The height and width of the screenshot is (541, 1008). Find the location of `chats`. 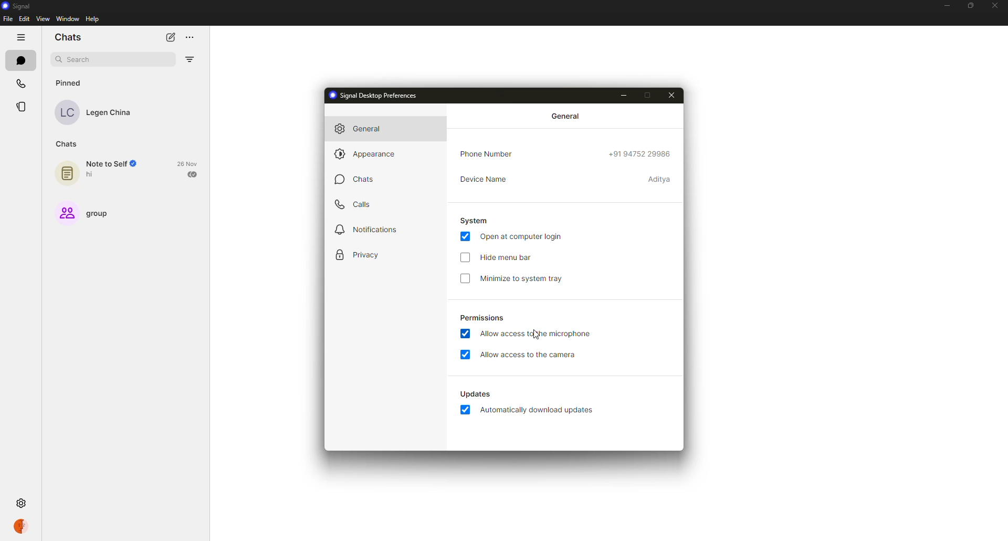

chats is located at coordinates (69, 37).